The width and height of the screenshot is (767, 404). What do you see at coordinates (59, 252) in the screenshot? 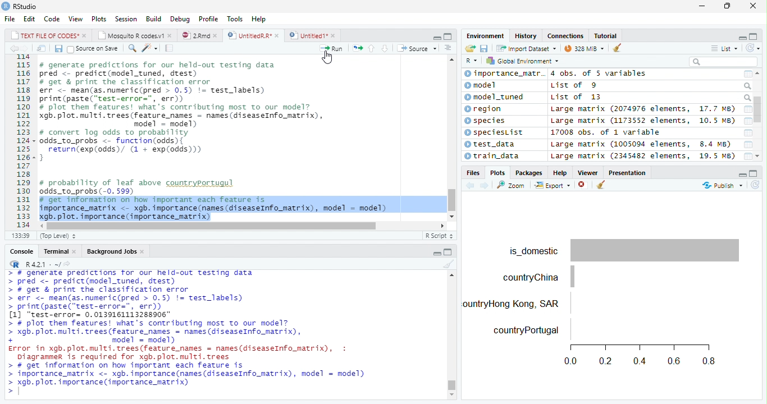
I see `Terminal` at bounding box center [59, 252].